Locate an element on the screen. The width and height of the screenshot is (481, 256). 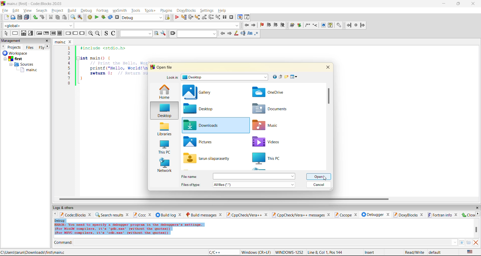
menu is located at coordinates (254, 176).